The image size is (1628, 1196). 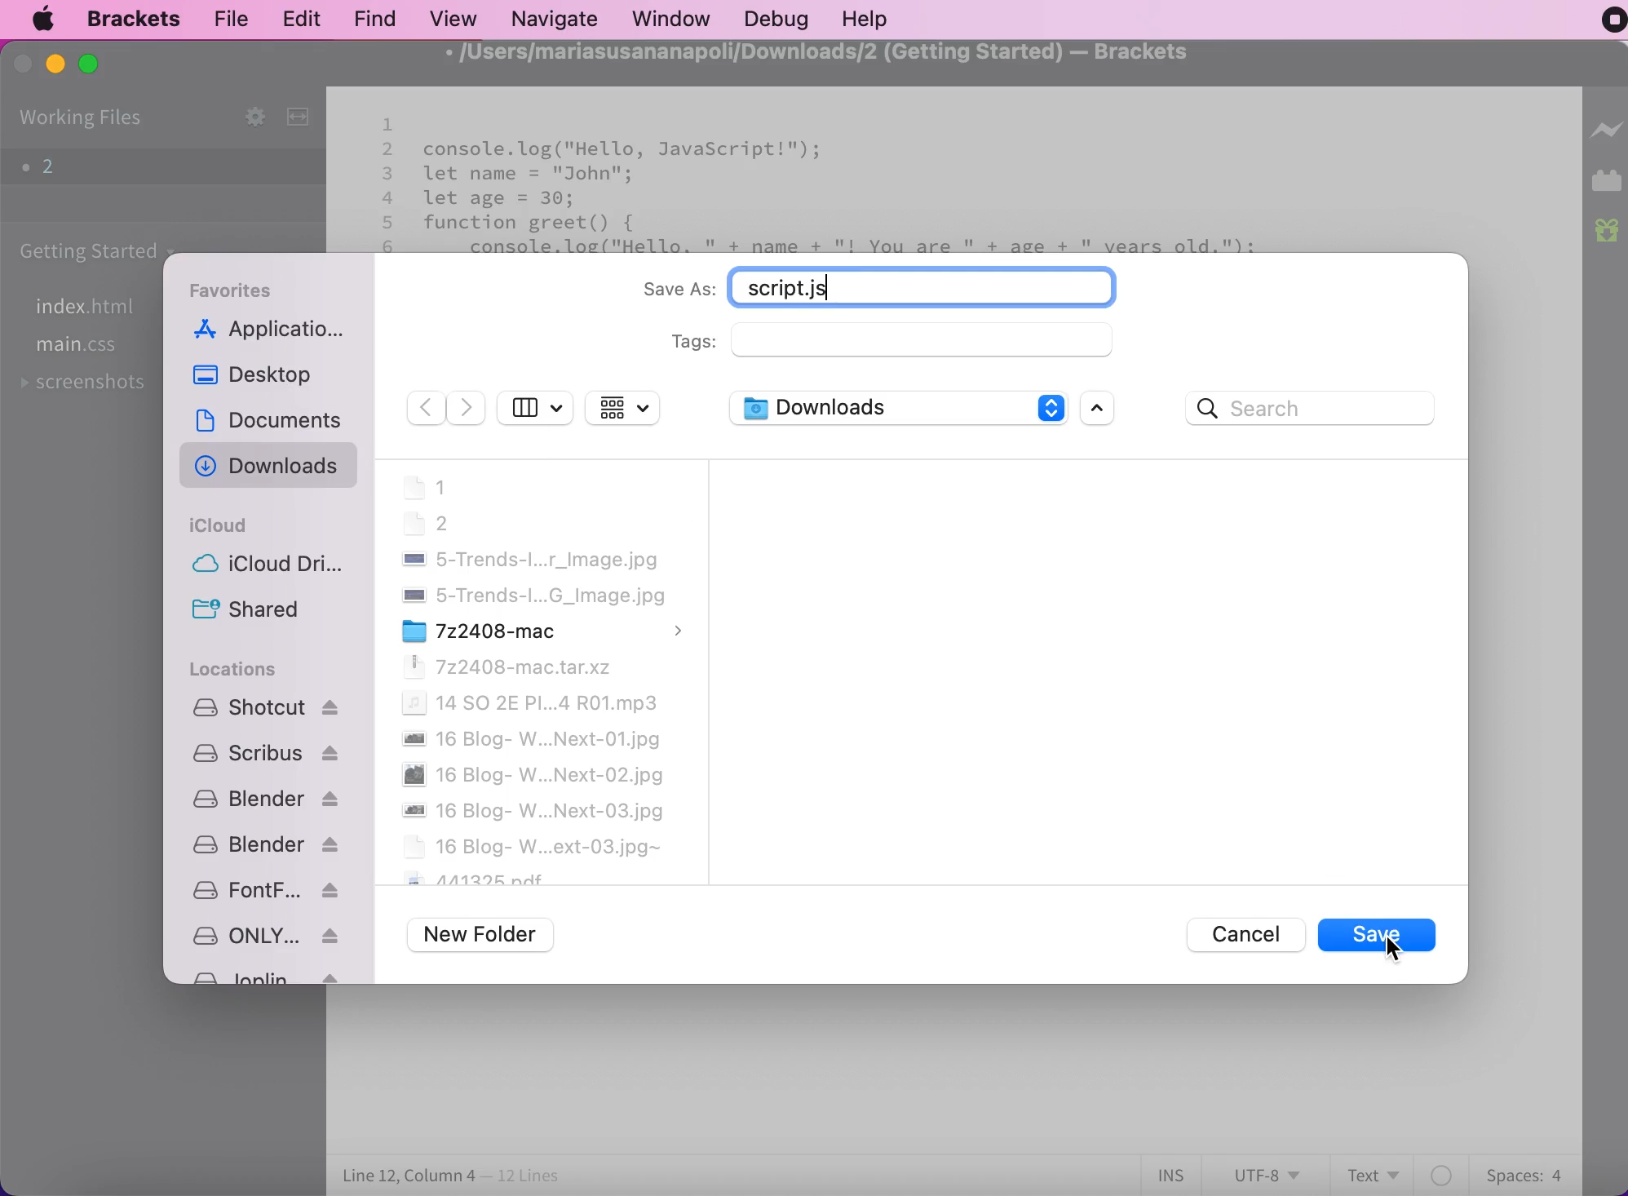 What do you see at coordinates (838, 196) in the screenshot?
I see `console.log("Hello, JavaScript!");let name = "John";let age = 30;function greet() {console.log("Hello, " + name + "! You are " + age + " years old.");}greet ();document.addEventListener ("DOMContentLoaded", function() {const heading = document.querySelector("h1");| heading textcontent = "Welcome to My JavaScript Page"; });` at bounding box center [838, 196].